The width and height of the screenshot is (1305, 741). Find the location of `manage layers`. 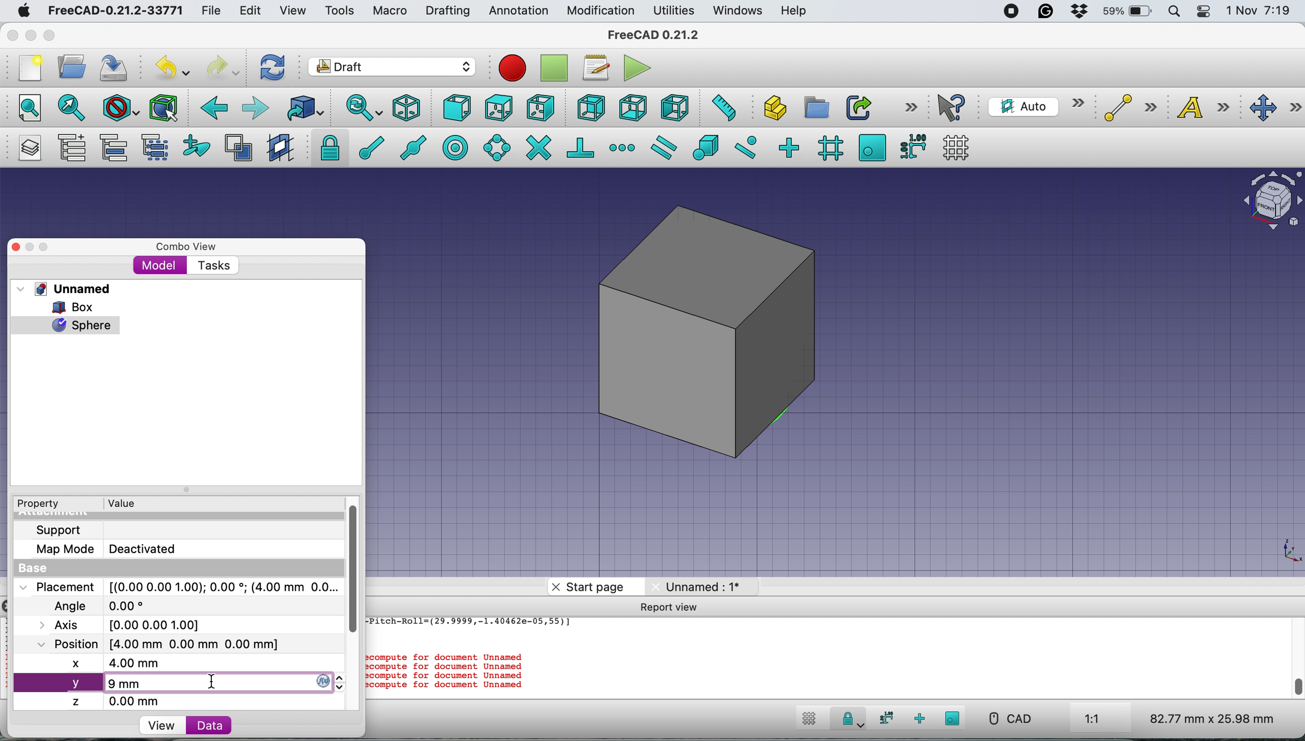

manage layers is located at coordinates (26, 148).